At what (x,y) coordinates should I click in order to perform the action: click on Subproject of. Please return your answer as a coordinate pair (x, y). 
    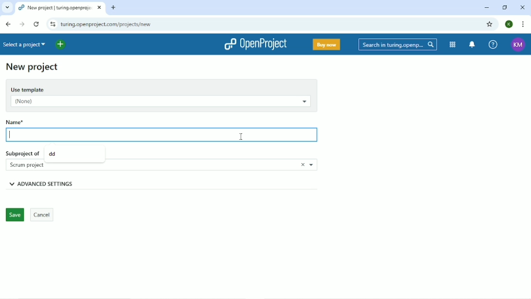
    Looking at the image, I should click on (22, 152).